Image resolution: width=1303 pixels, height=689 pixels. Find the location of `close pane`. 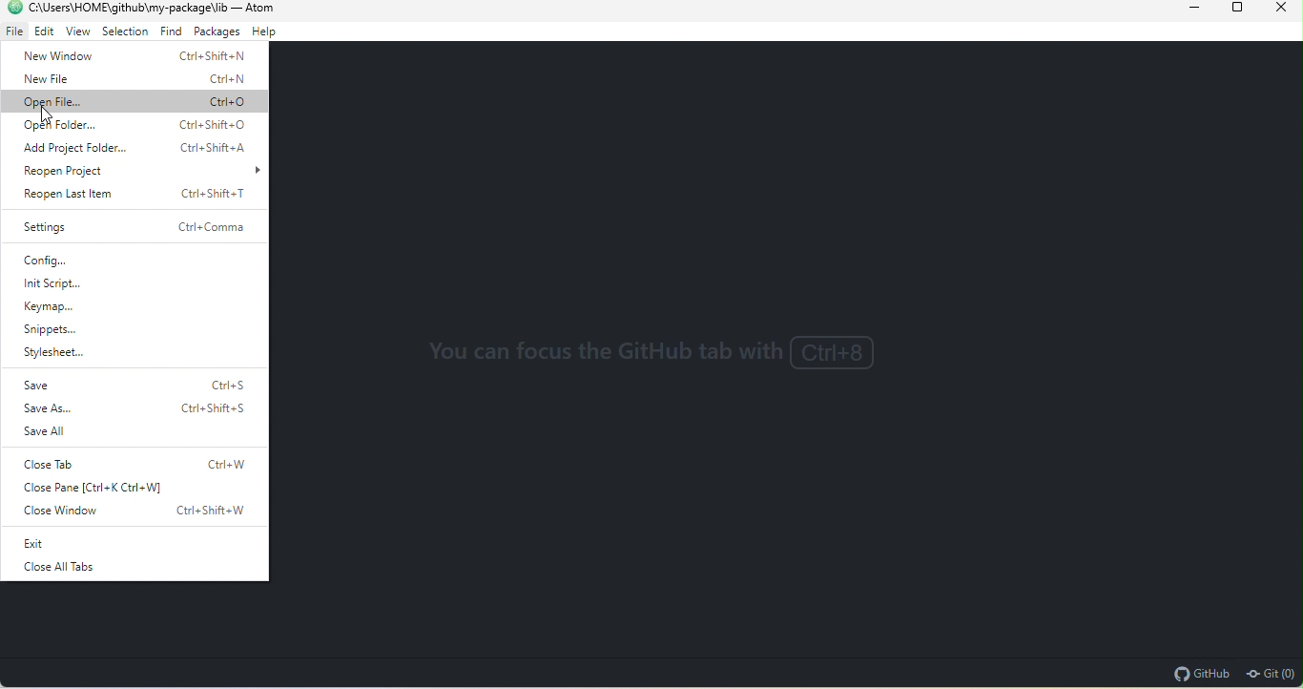

close pane is located at coordinates (103, 490).